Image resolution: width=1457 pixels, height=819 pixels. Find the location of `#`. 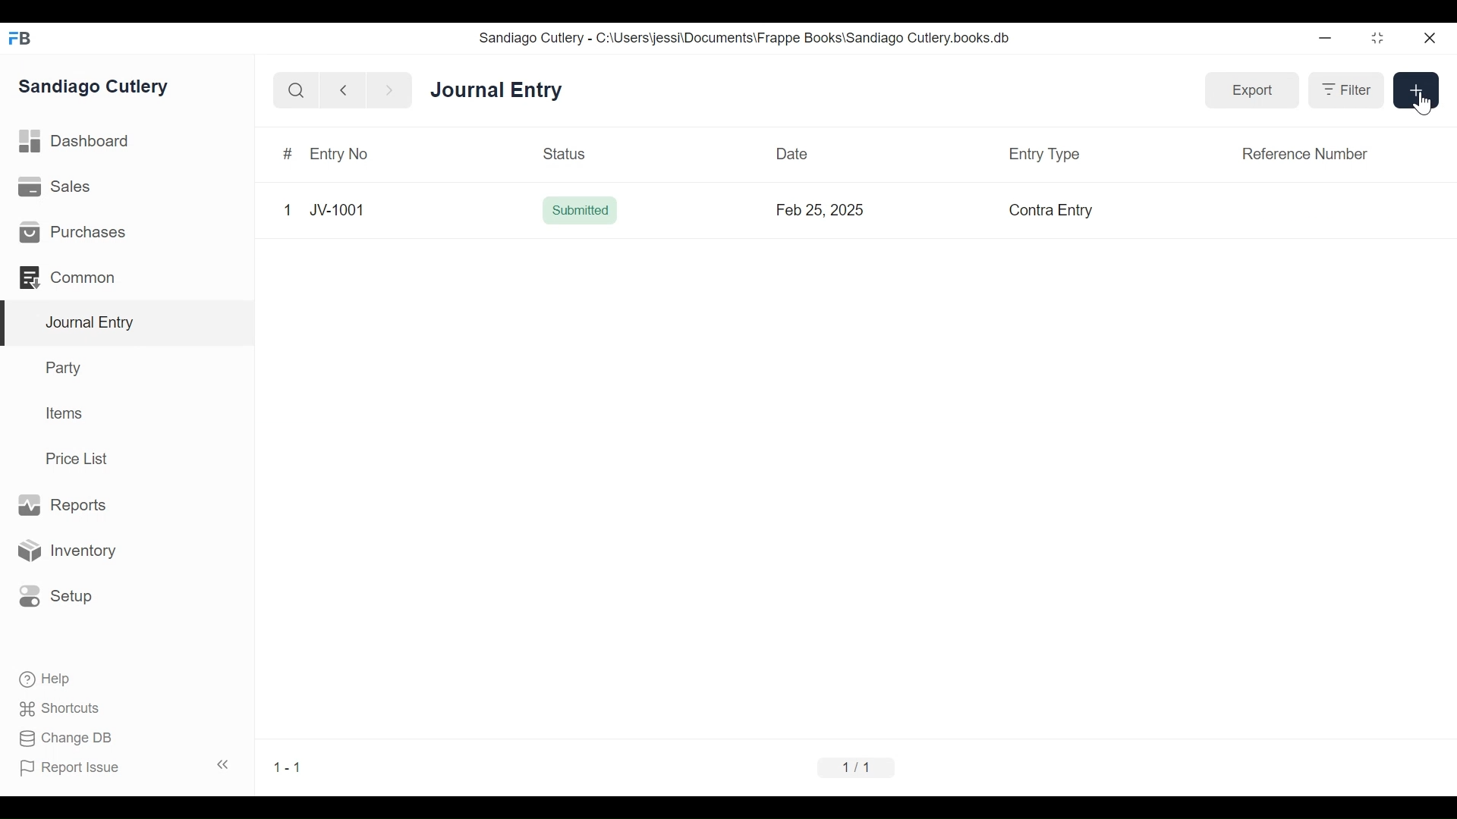

# is located at coordinates (285, 155).